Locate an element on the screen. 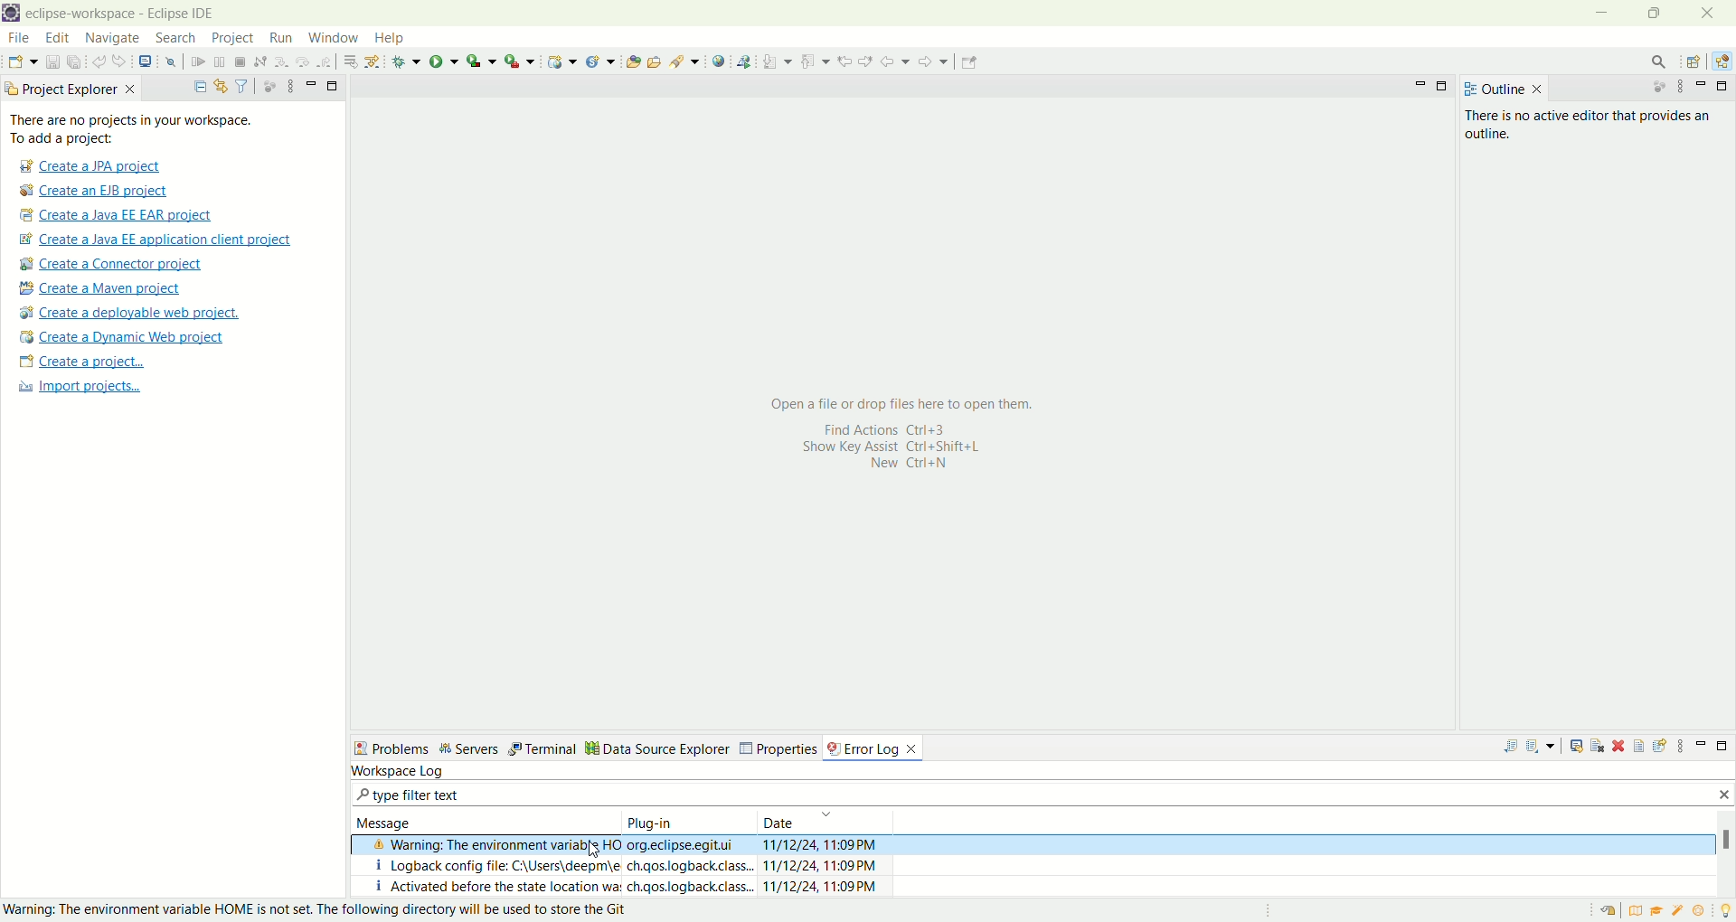  restore welcome is located at coordinates (1607, 912).